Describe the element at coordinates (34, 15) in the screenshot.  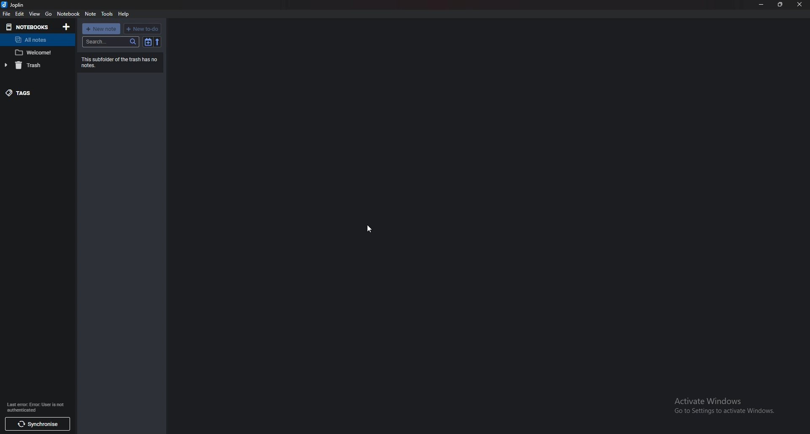
I see `view` at that location.